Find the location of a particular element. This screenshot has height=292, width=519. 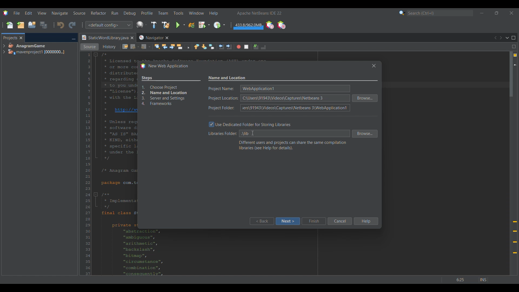

 is located at coordinates (468, 278).